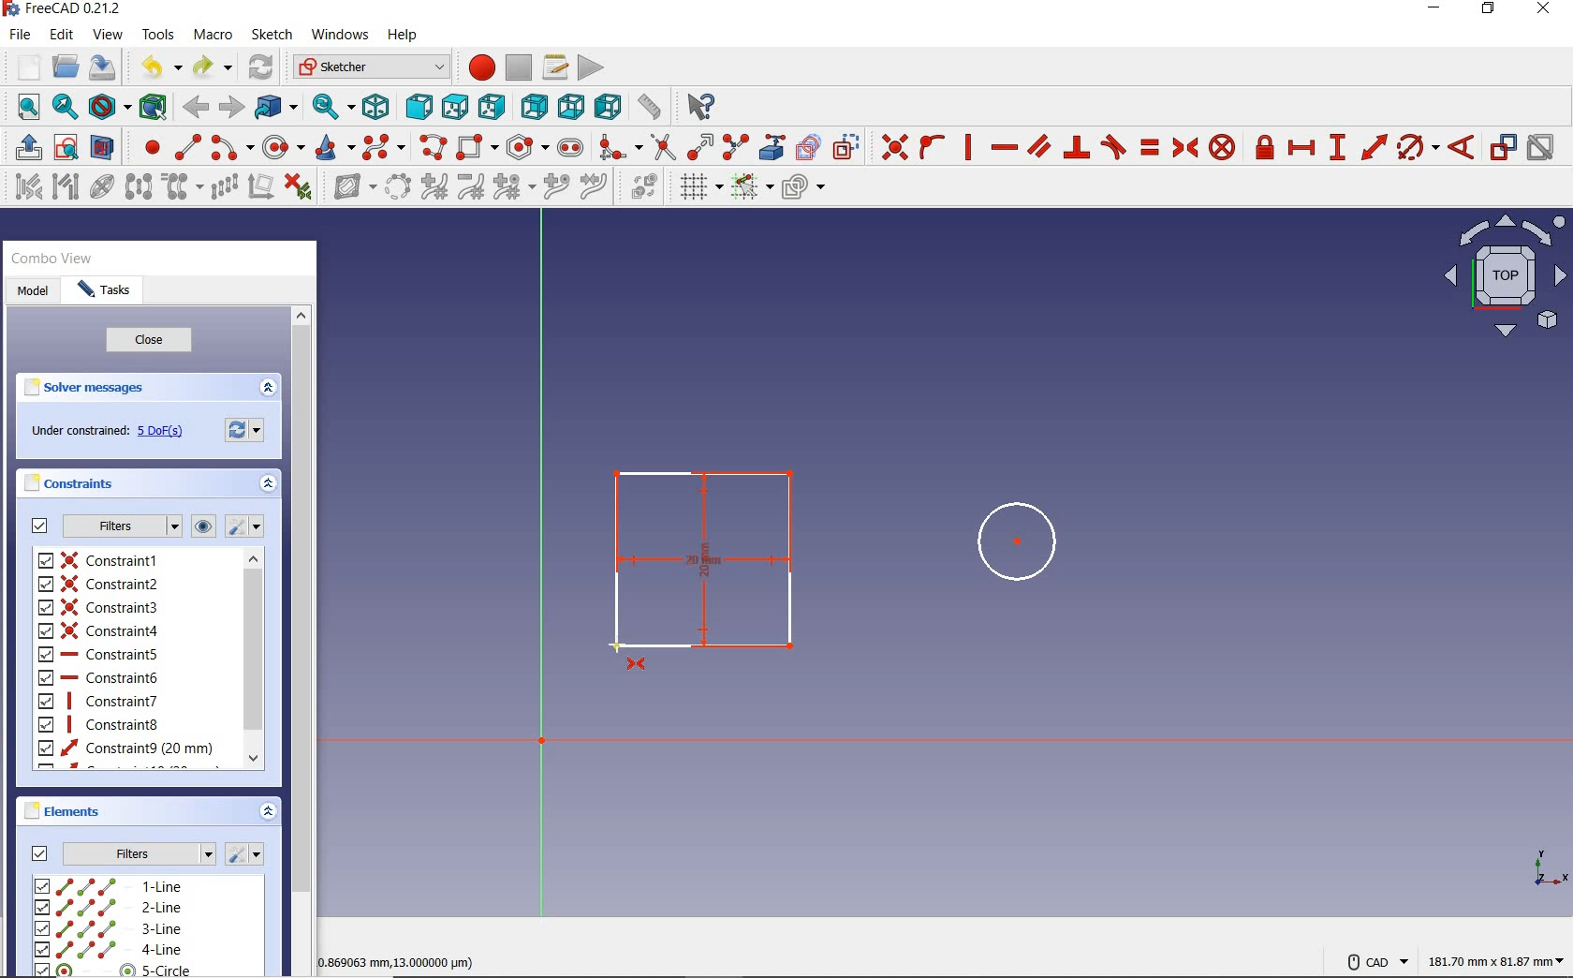 The width and height of the screenshot is (1573, 978). What do you see at coordinates (214, 34) in the screenshot?
I see `macro` at bounding box center [214, 34].